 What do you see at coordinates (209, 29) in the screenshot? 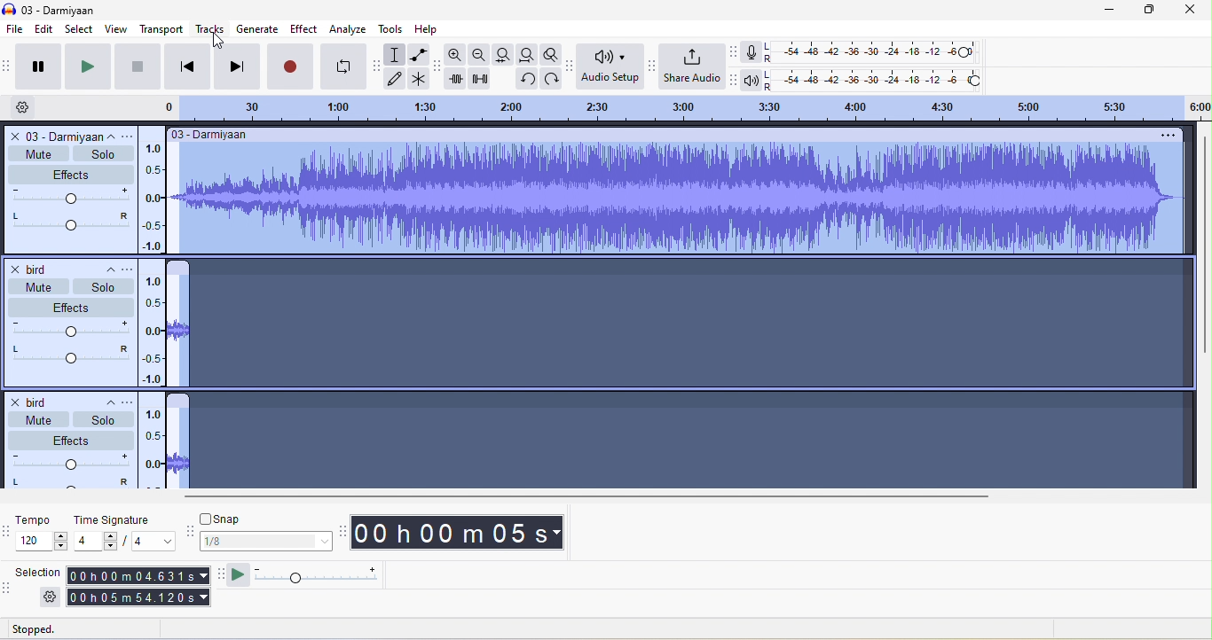
I see `tracks` at bounding box center [209, 29].